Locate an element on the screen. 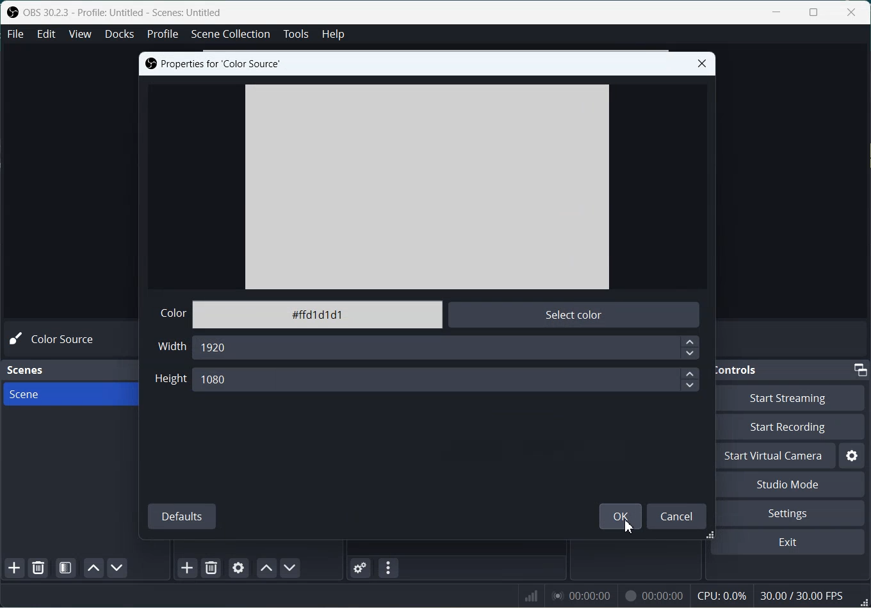 The height and width of the screenshot is (608, 871). Window Preview is located at coordinates (427, 185).